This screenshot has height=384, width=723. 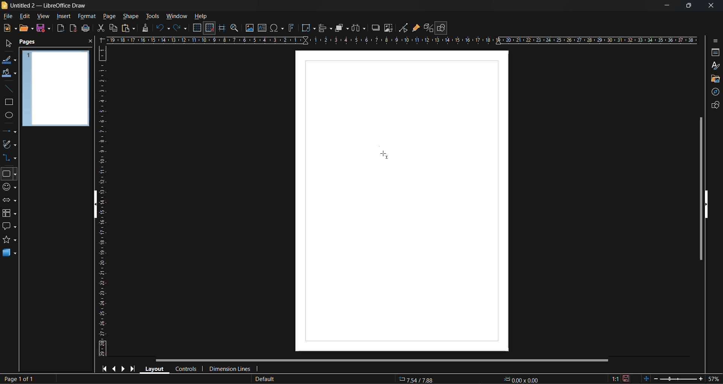 What do you see at coordinates (264, 28) in the screenshot?
I see `text box` at bounding box center [264, 28].